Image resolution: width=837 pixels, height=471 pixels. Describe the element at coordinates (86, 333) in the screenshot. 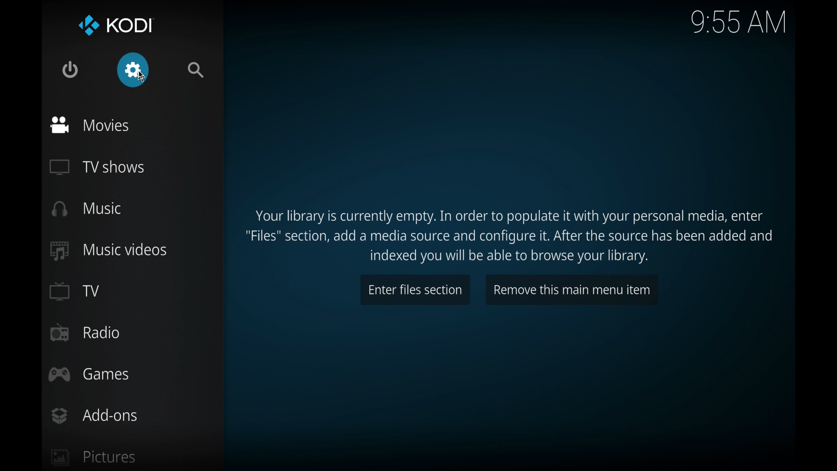

I see `radio` at that location.